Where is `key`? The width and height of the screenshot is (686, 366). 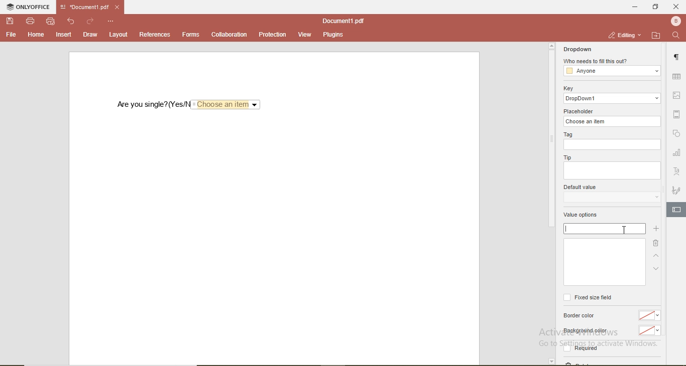
key is located at coordinates (570, 88).